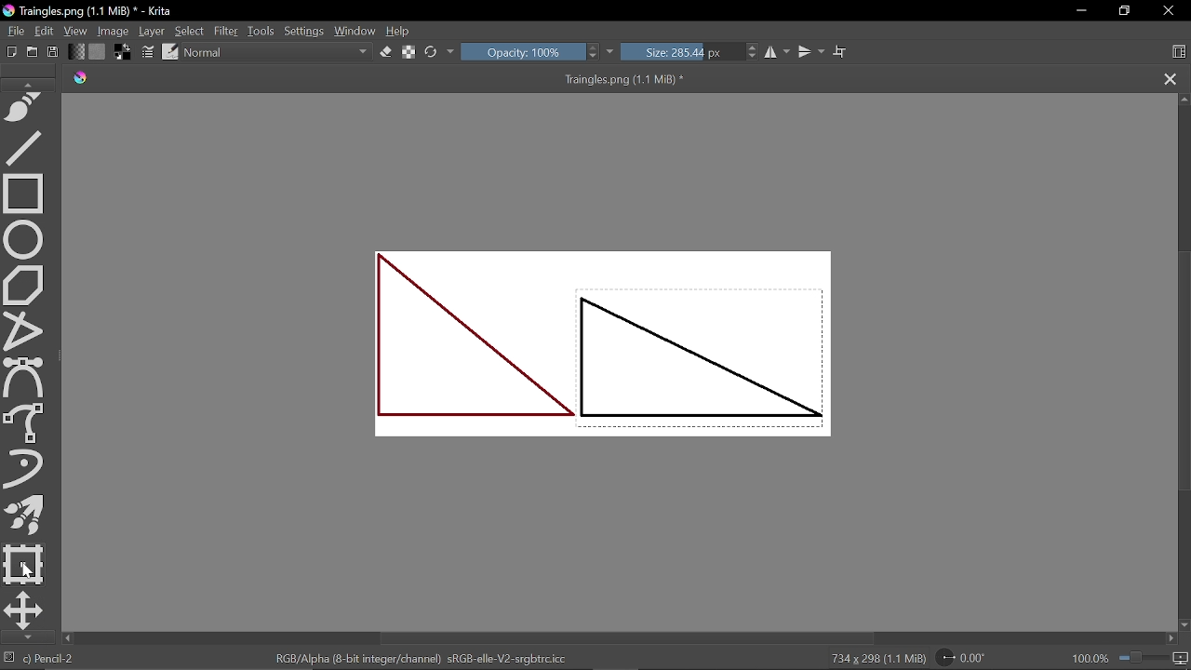 The height and width of the screenshot is (670, 1191). What do you see at coordinates (24, 610) in the screenshot?
I see `Move a layer` at bounding box center [24, 610].